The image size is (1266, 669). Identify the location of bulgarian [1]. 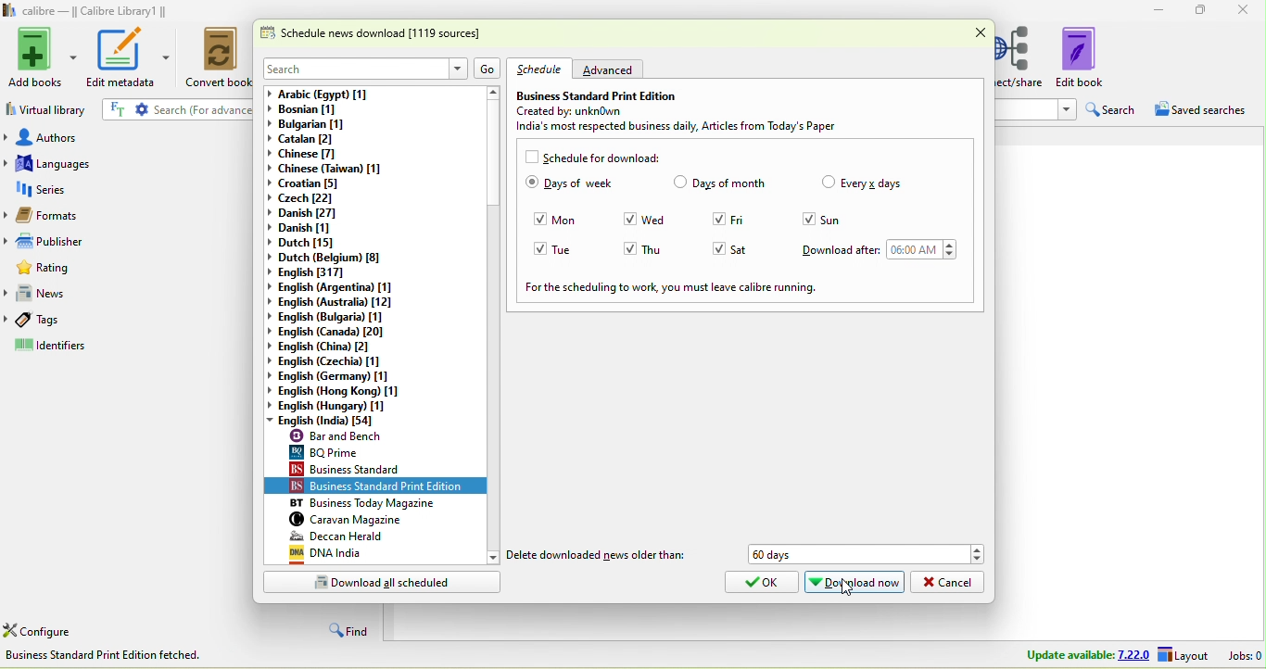
(318, 126).